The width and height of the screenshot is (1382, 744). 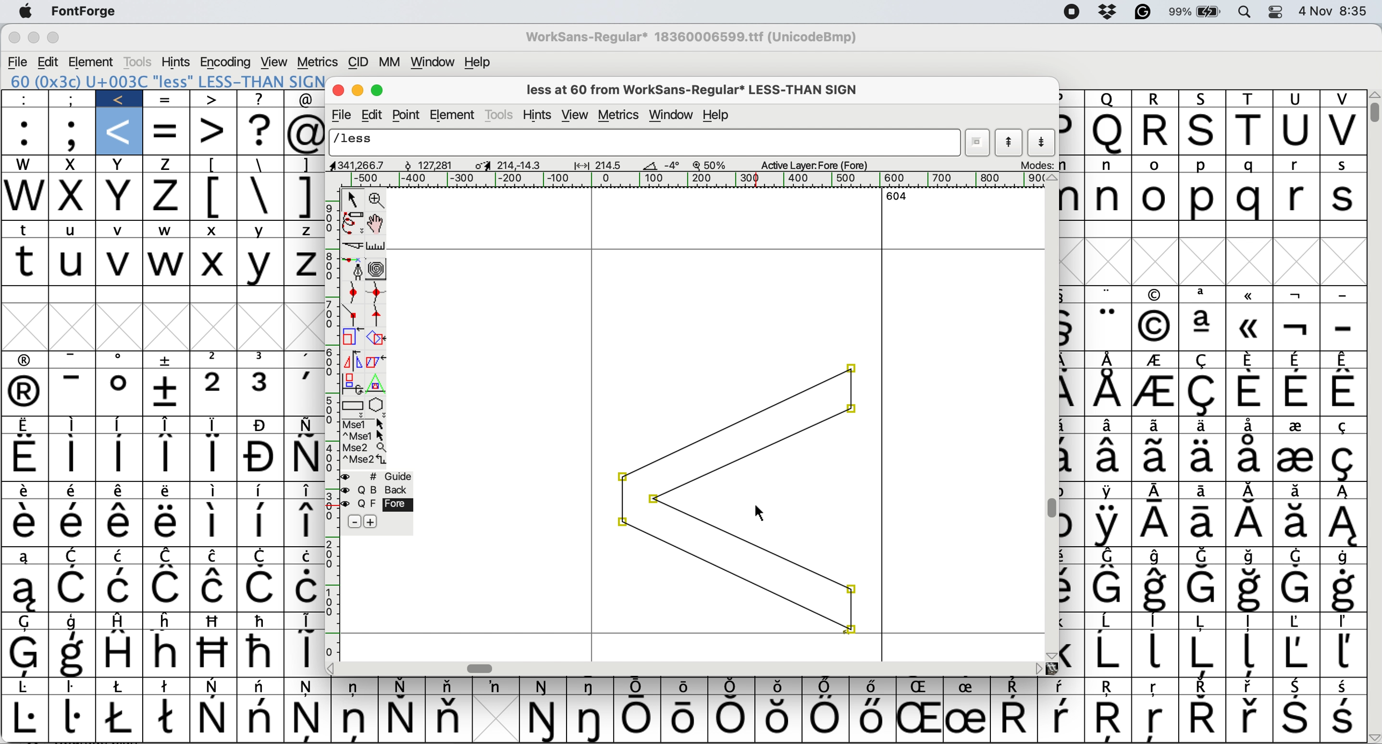 I want to click on Symbol, so click(x=685, y=719).